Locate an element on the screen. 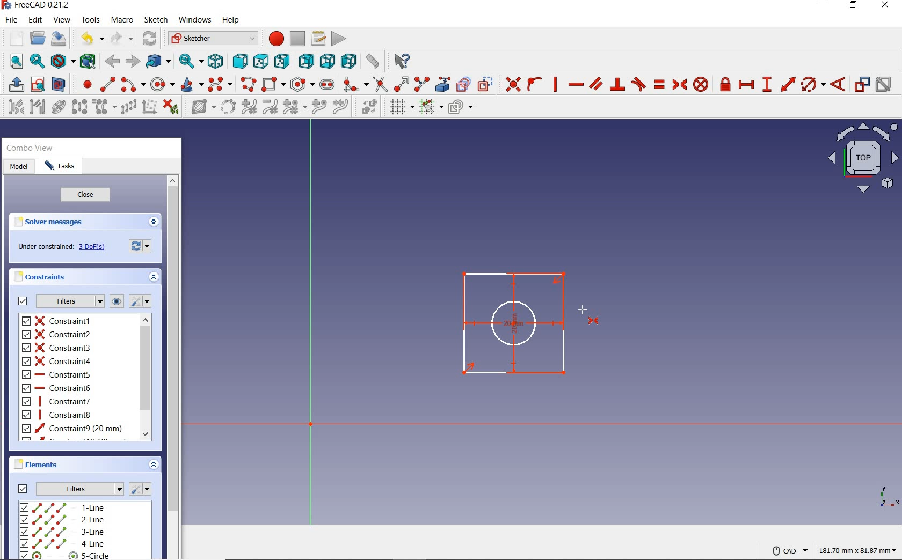 This screenshot has width=902, height=560. windows is located at coordinates (196, 20).